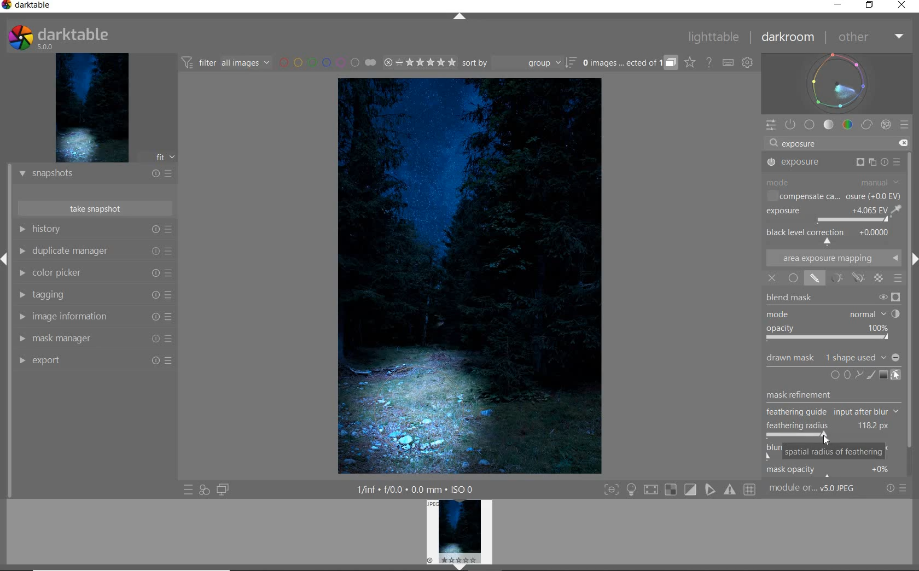 Image resolution: width=919 pixels, height=571 pixels. What do you see at coordinates (93, 229) in the screenshot?
I see `HISTORY` at bounding box center [93, 229].